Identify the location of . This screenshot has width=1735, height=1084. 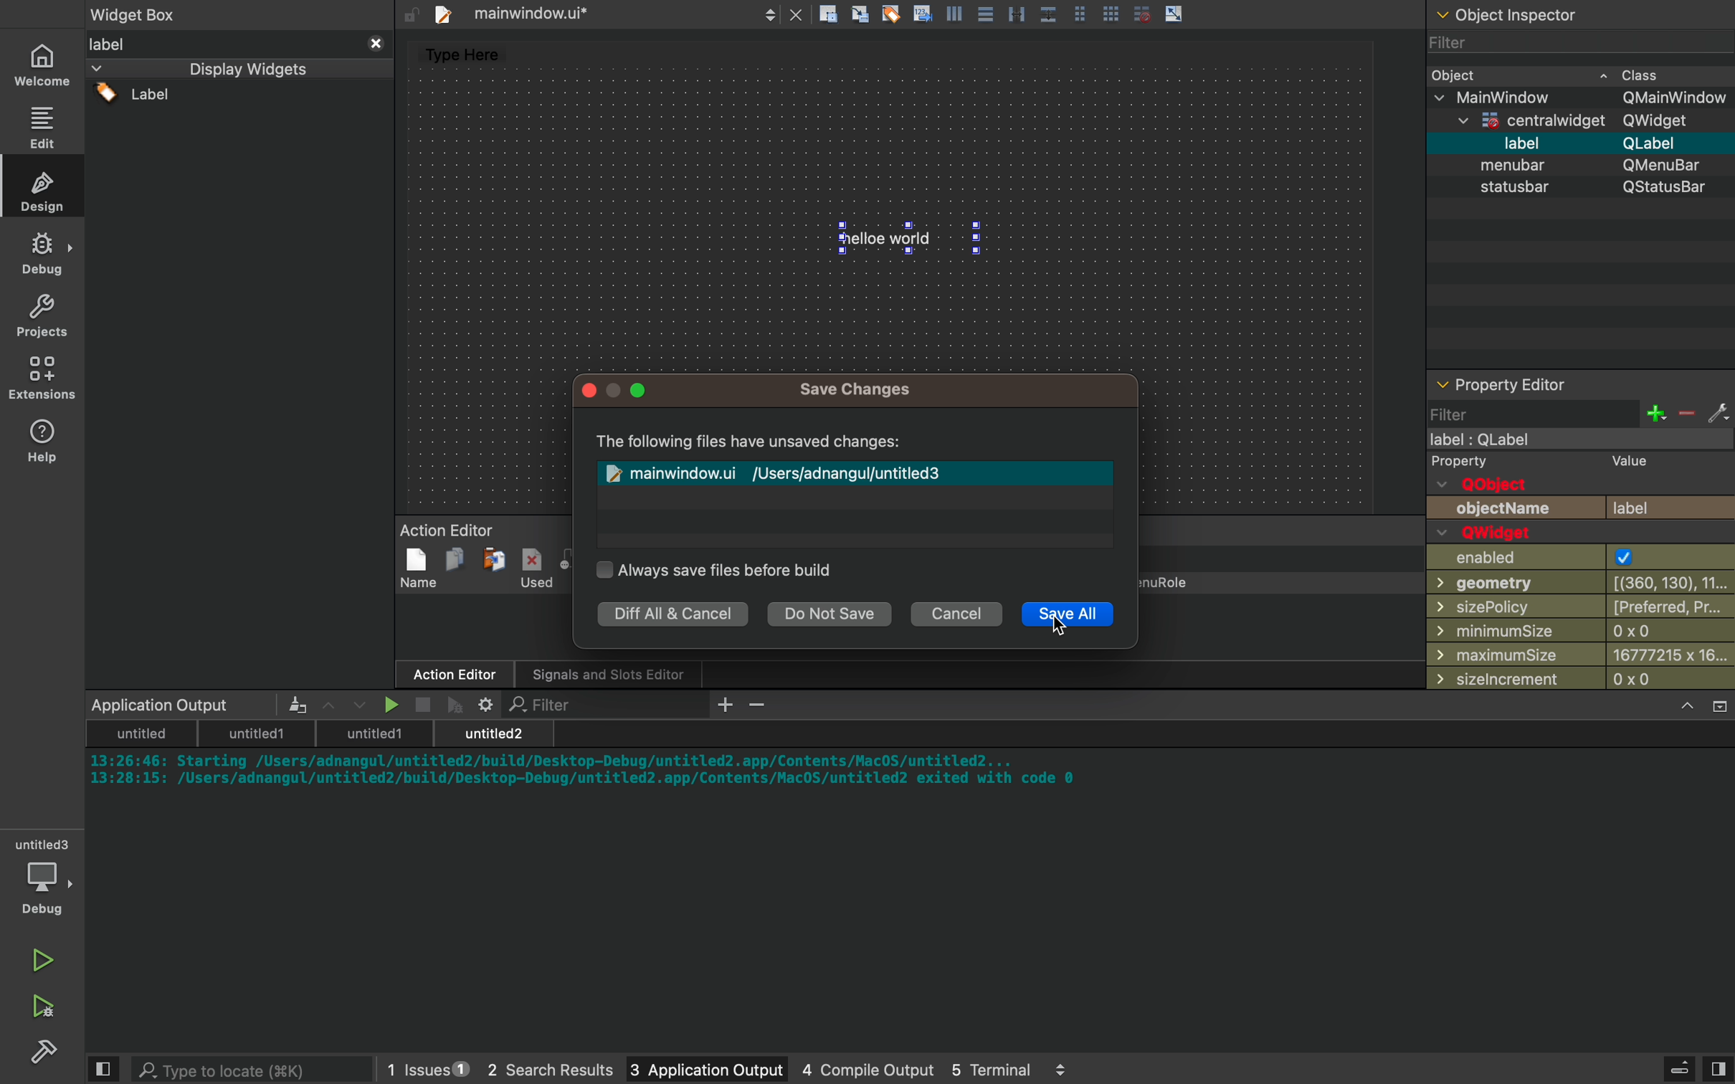
(1578, 144).